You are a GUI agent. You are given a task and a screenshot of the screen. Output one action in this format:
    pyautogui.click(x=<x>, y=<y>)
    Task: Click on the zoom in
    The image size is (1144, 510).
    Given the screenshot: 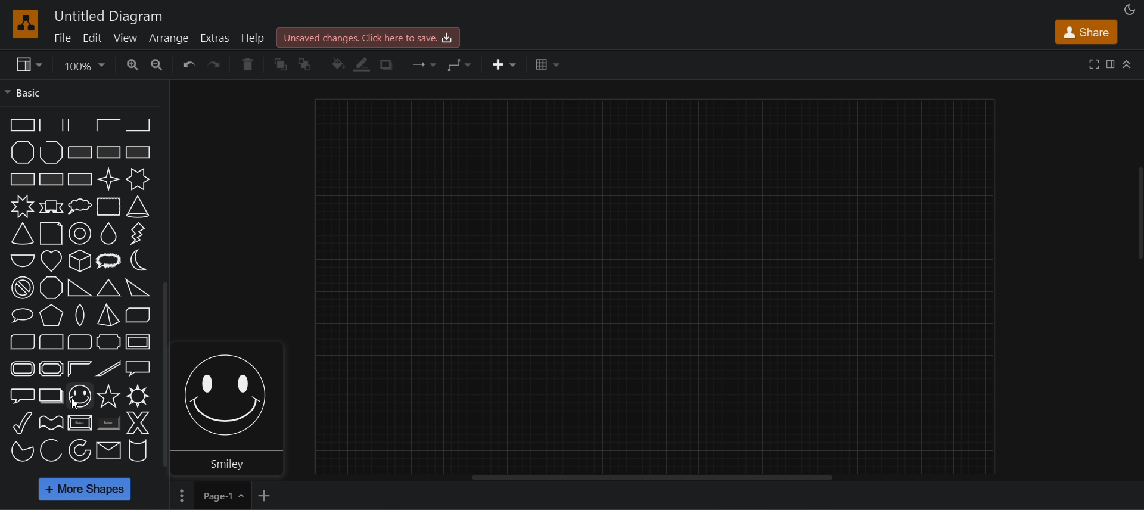 What is the action you would take?
    pyautogui.click(x=157, y=63)
    